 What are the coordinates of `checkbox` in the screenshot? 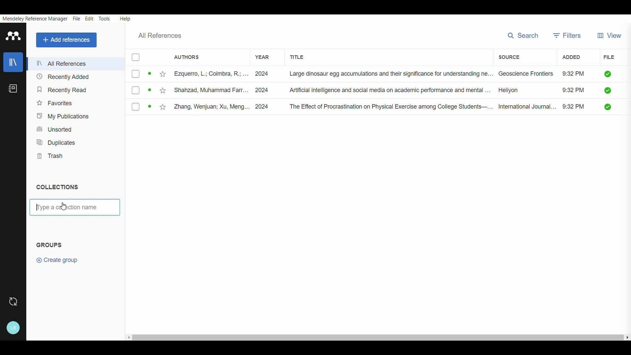 It's located at (140, 90).